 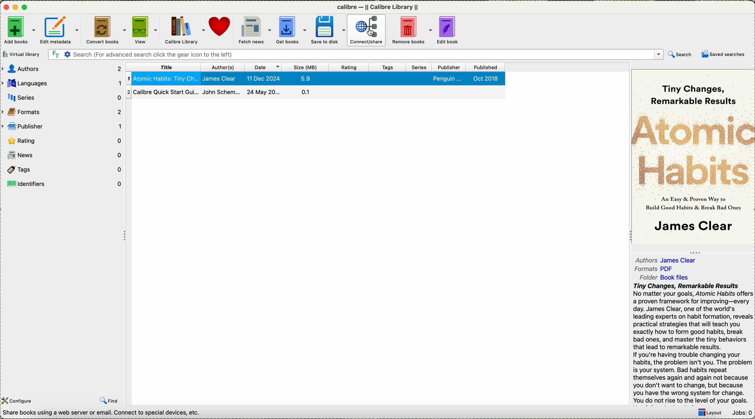 I want to click on minimize, so click(x=17, y=8).